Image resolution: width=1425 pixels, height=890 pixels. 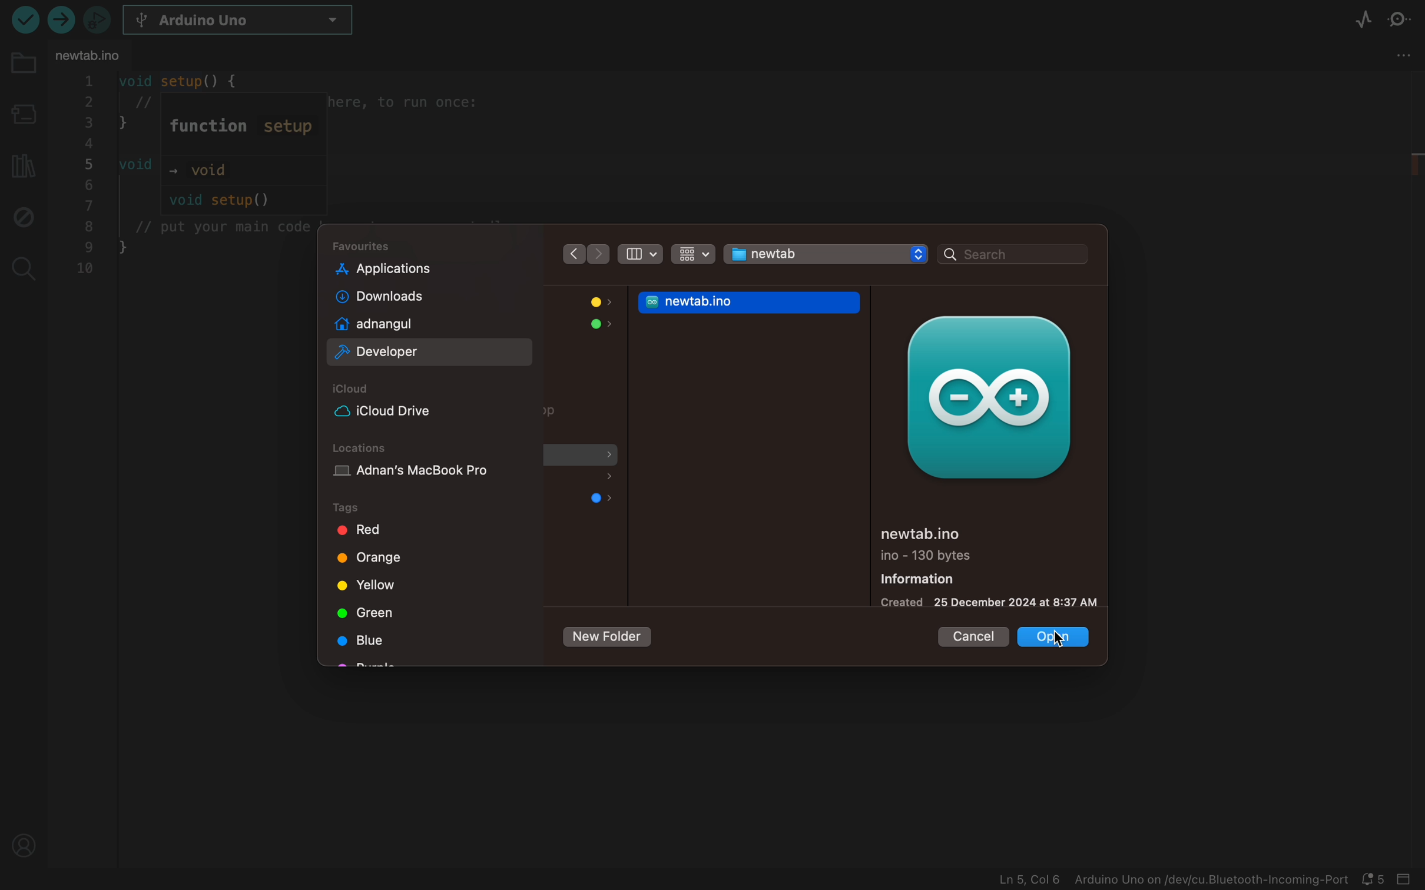 I want to click on file information, so click(x=1172, y=880).